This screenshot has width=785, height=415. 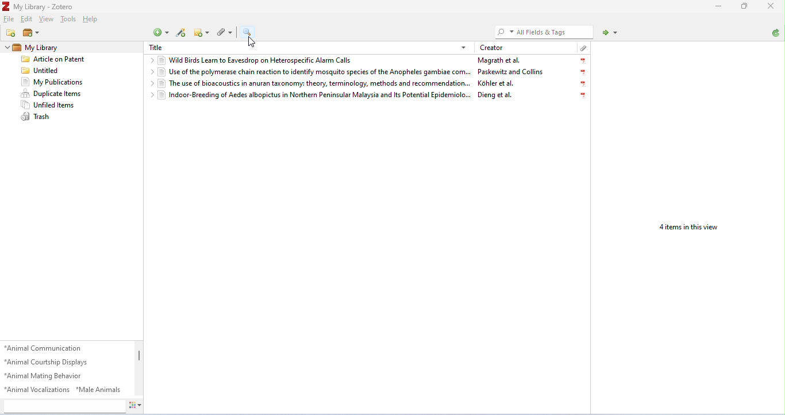 What do you see at coordinates (36, 117) in the screenshot?
I see `trash` at bounding box center [36, 117].